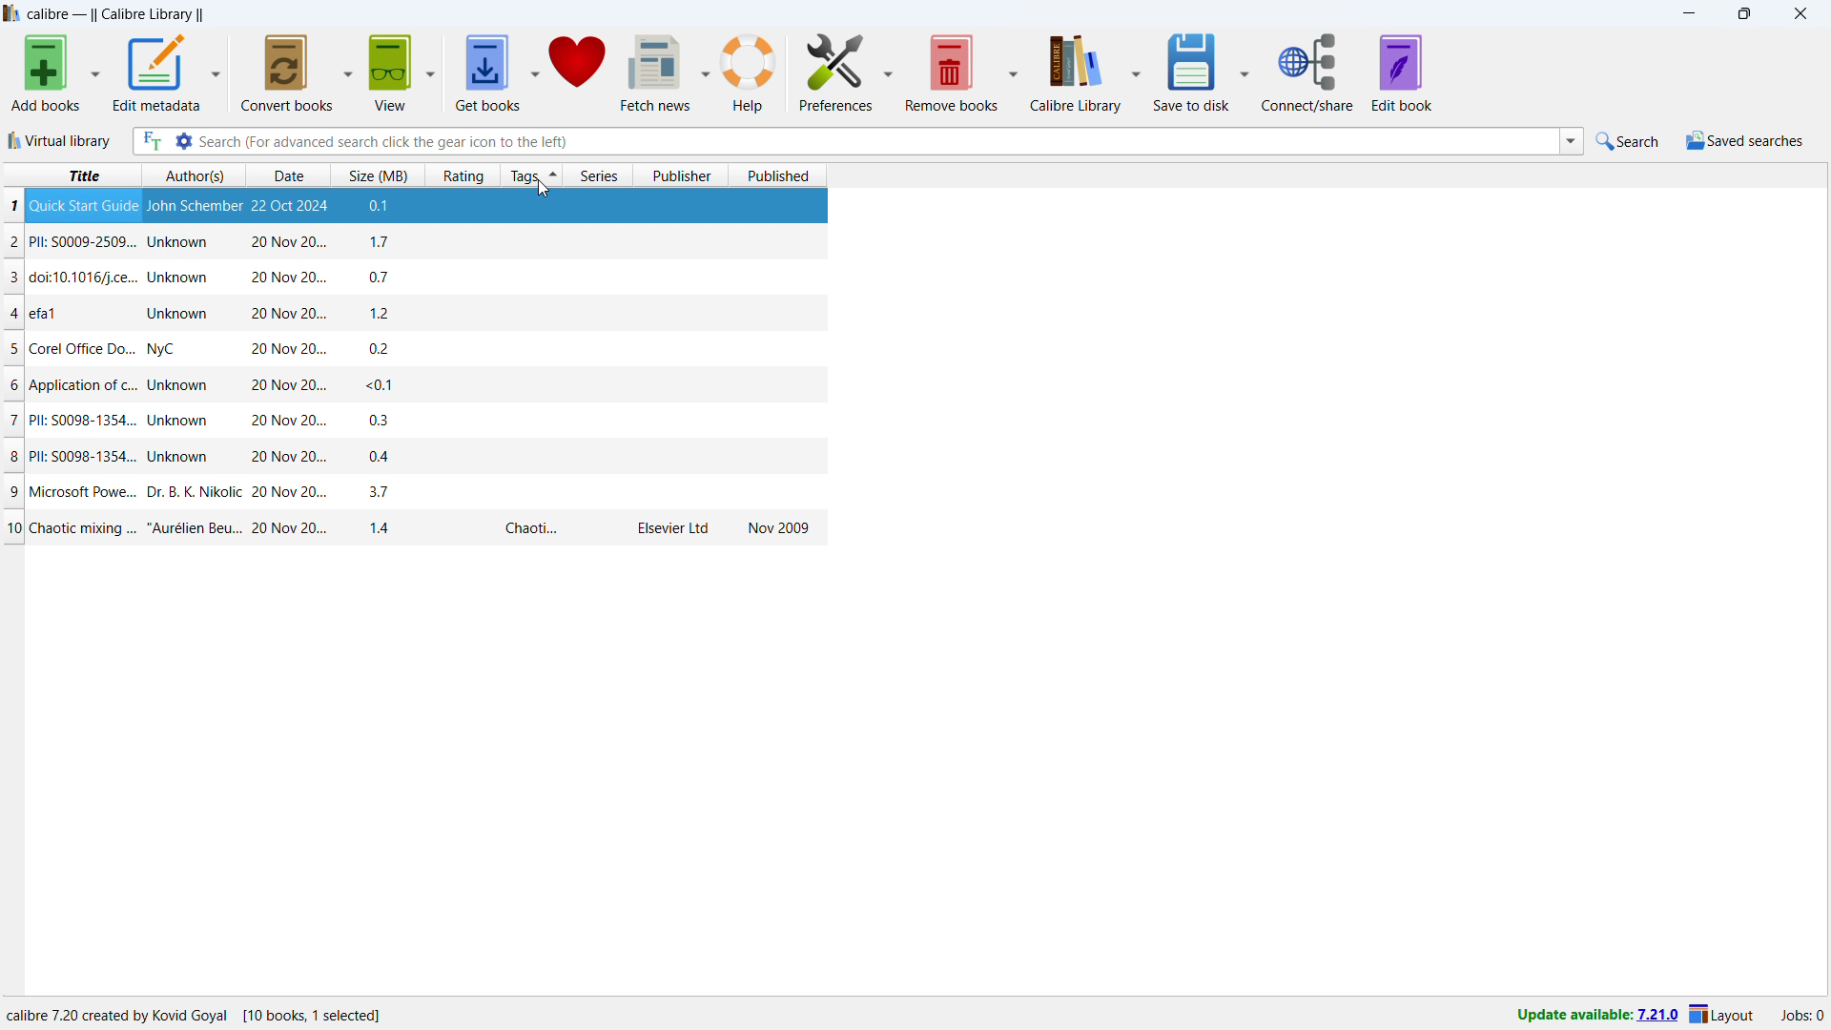 Image resolution: width=1831 pixels, height=1030 pixels. Describe the element at coordinates (1402, 74) in the screenshot. I see `edit book` at that location.